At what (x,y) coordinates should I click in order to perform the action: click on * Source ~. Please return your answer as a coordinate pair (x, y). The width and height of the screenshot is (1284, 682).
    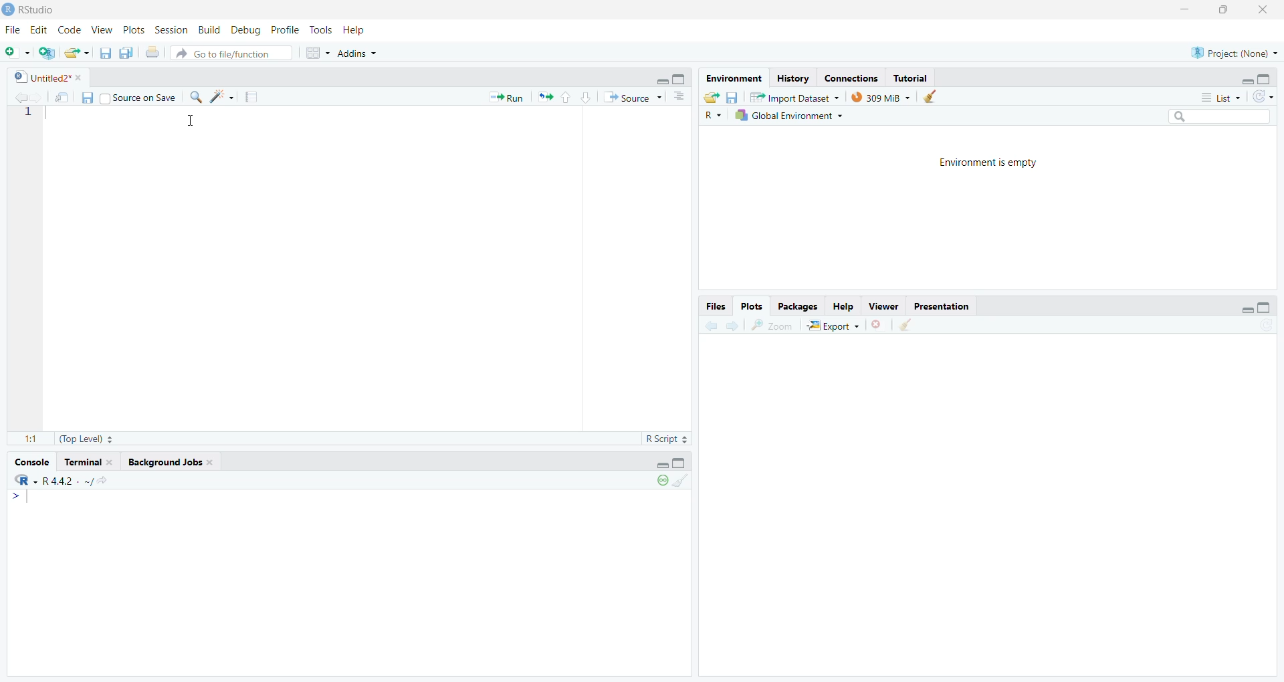
    Looking at the image, I should click on (633, 96).